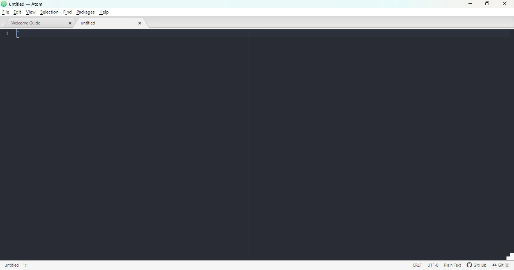  Describe the element at coordinates (26, 4) in the screenshot. I see `title` at that location.